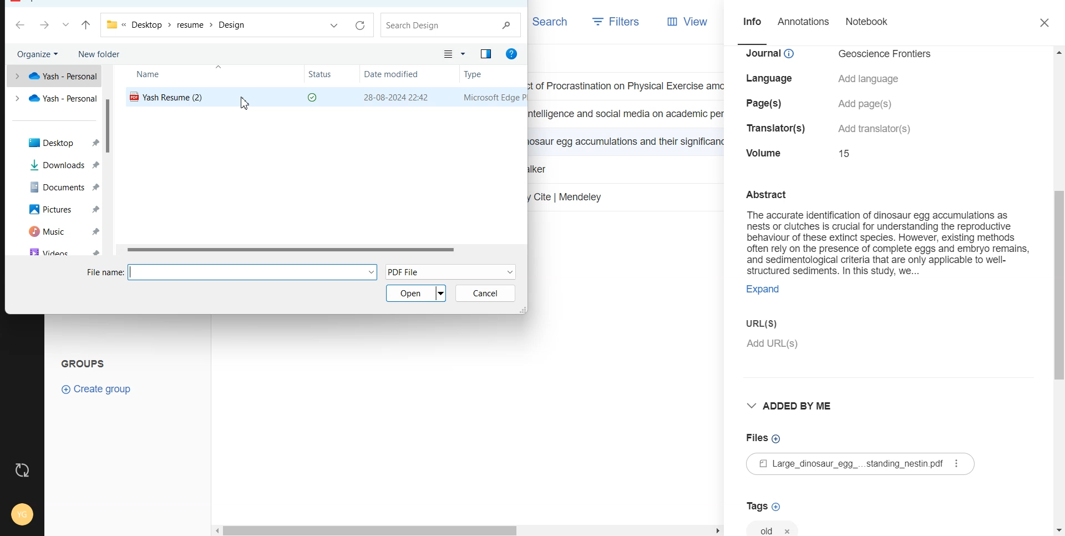 Image resolution: width=1065 pixels, height=536 pixels. What do you see at coordinates (485, 293) in the screenshot?
I see `Cancel` at bounding box center [485, 293].